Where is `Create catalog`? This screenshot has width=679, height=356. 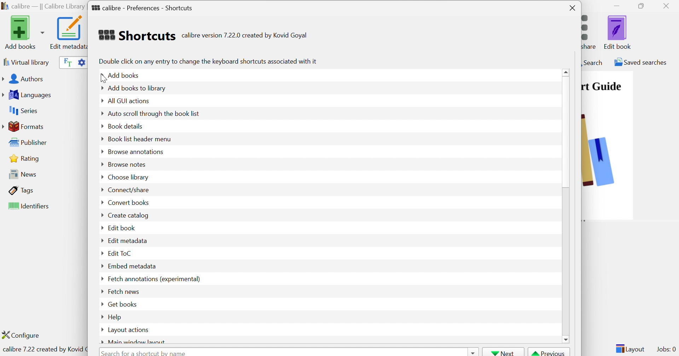
Create catalog is located at coordinates (128, 215).